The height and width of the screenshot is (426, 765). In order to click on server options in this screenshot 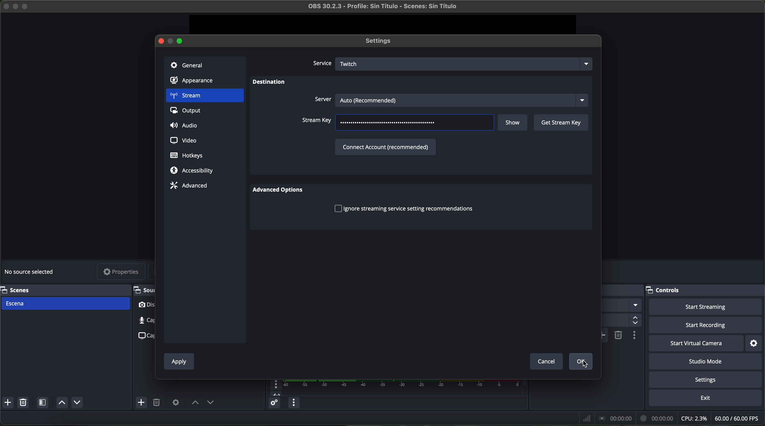, I will do `click(450, 99)`.